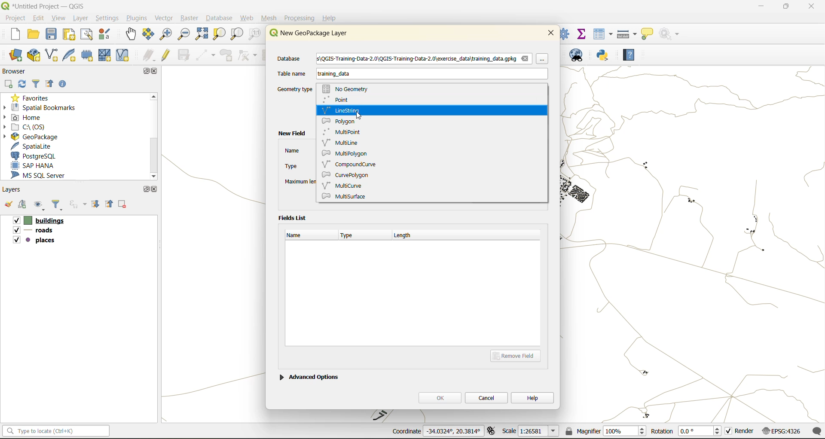 This screenshot has height=439, width=825. What do you see at coordinates (8, 206) in the screenshot?
I see `open` at bounding box center [8, 206].